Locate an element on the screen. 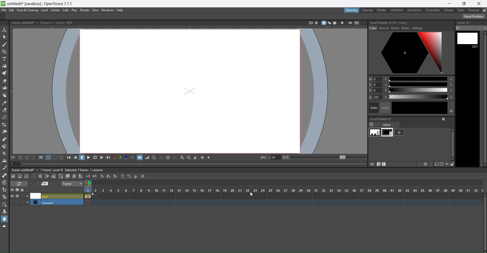 The width and height of the screenshot is (487, 253). b is located at coordinates (474, 10).